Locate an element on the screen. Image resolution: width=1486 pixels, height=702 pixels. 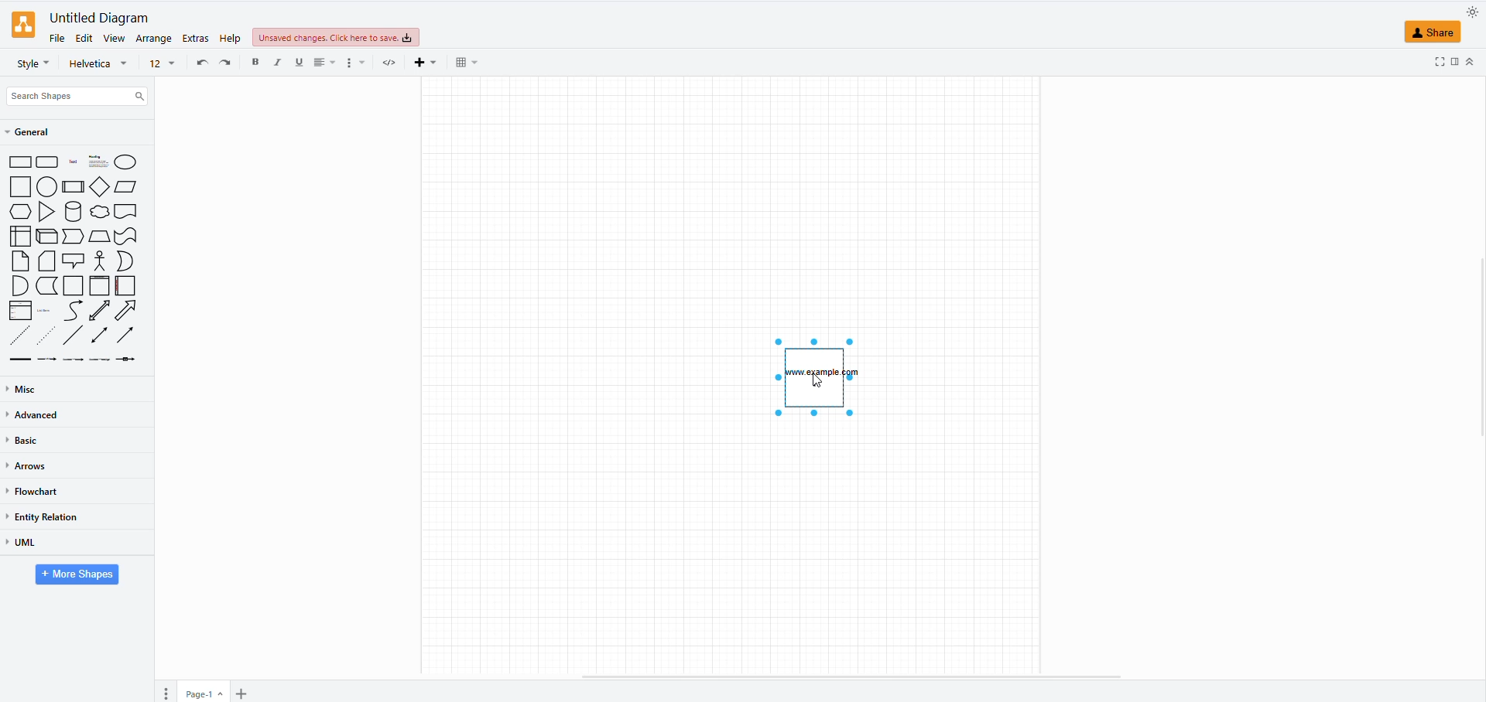
trapezoid is located at coordinates (99, 237).